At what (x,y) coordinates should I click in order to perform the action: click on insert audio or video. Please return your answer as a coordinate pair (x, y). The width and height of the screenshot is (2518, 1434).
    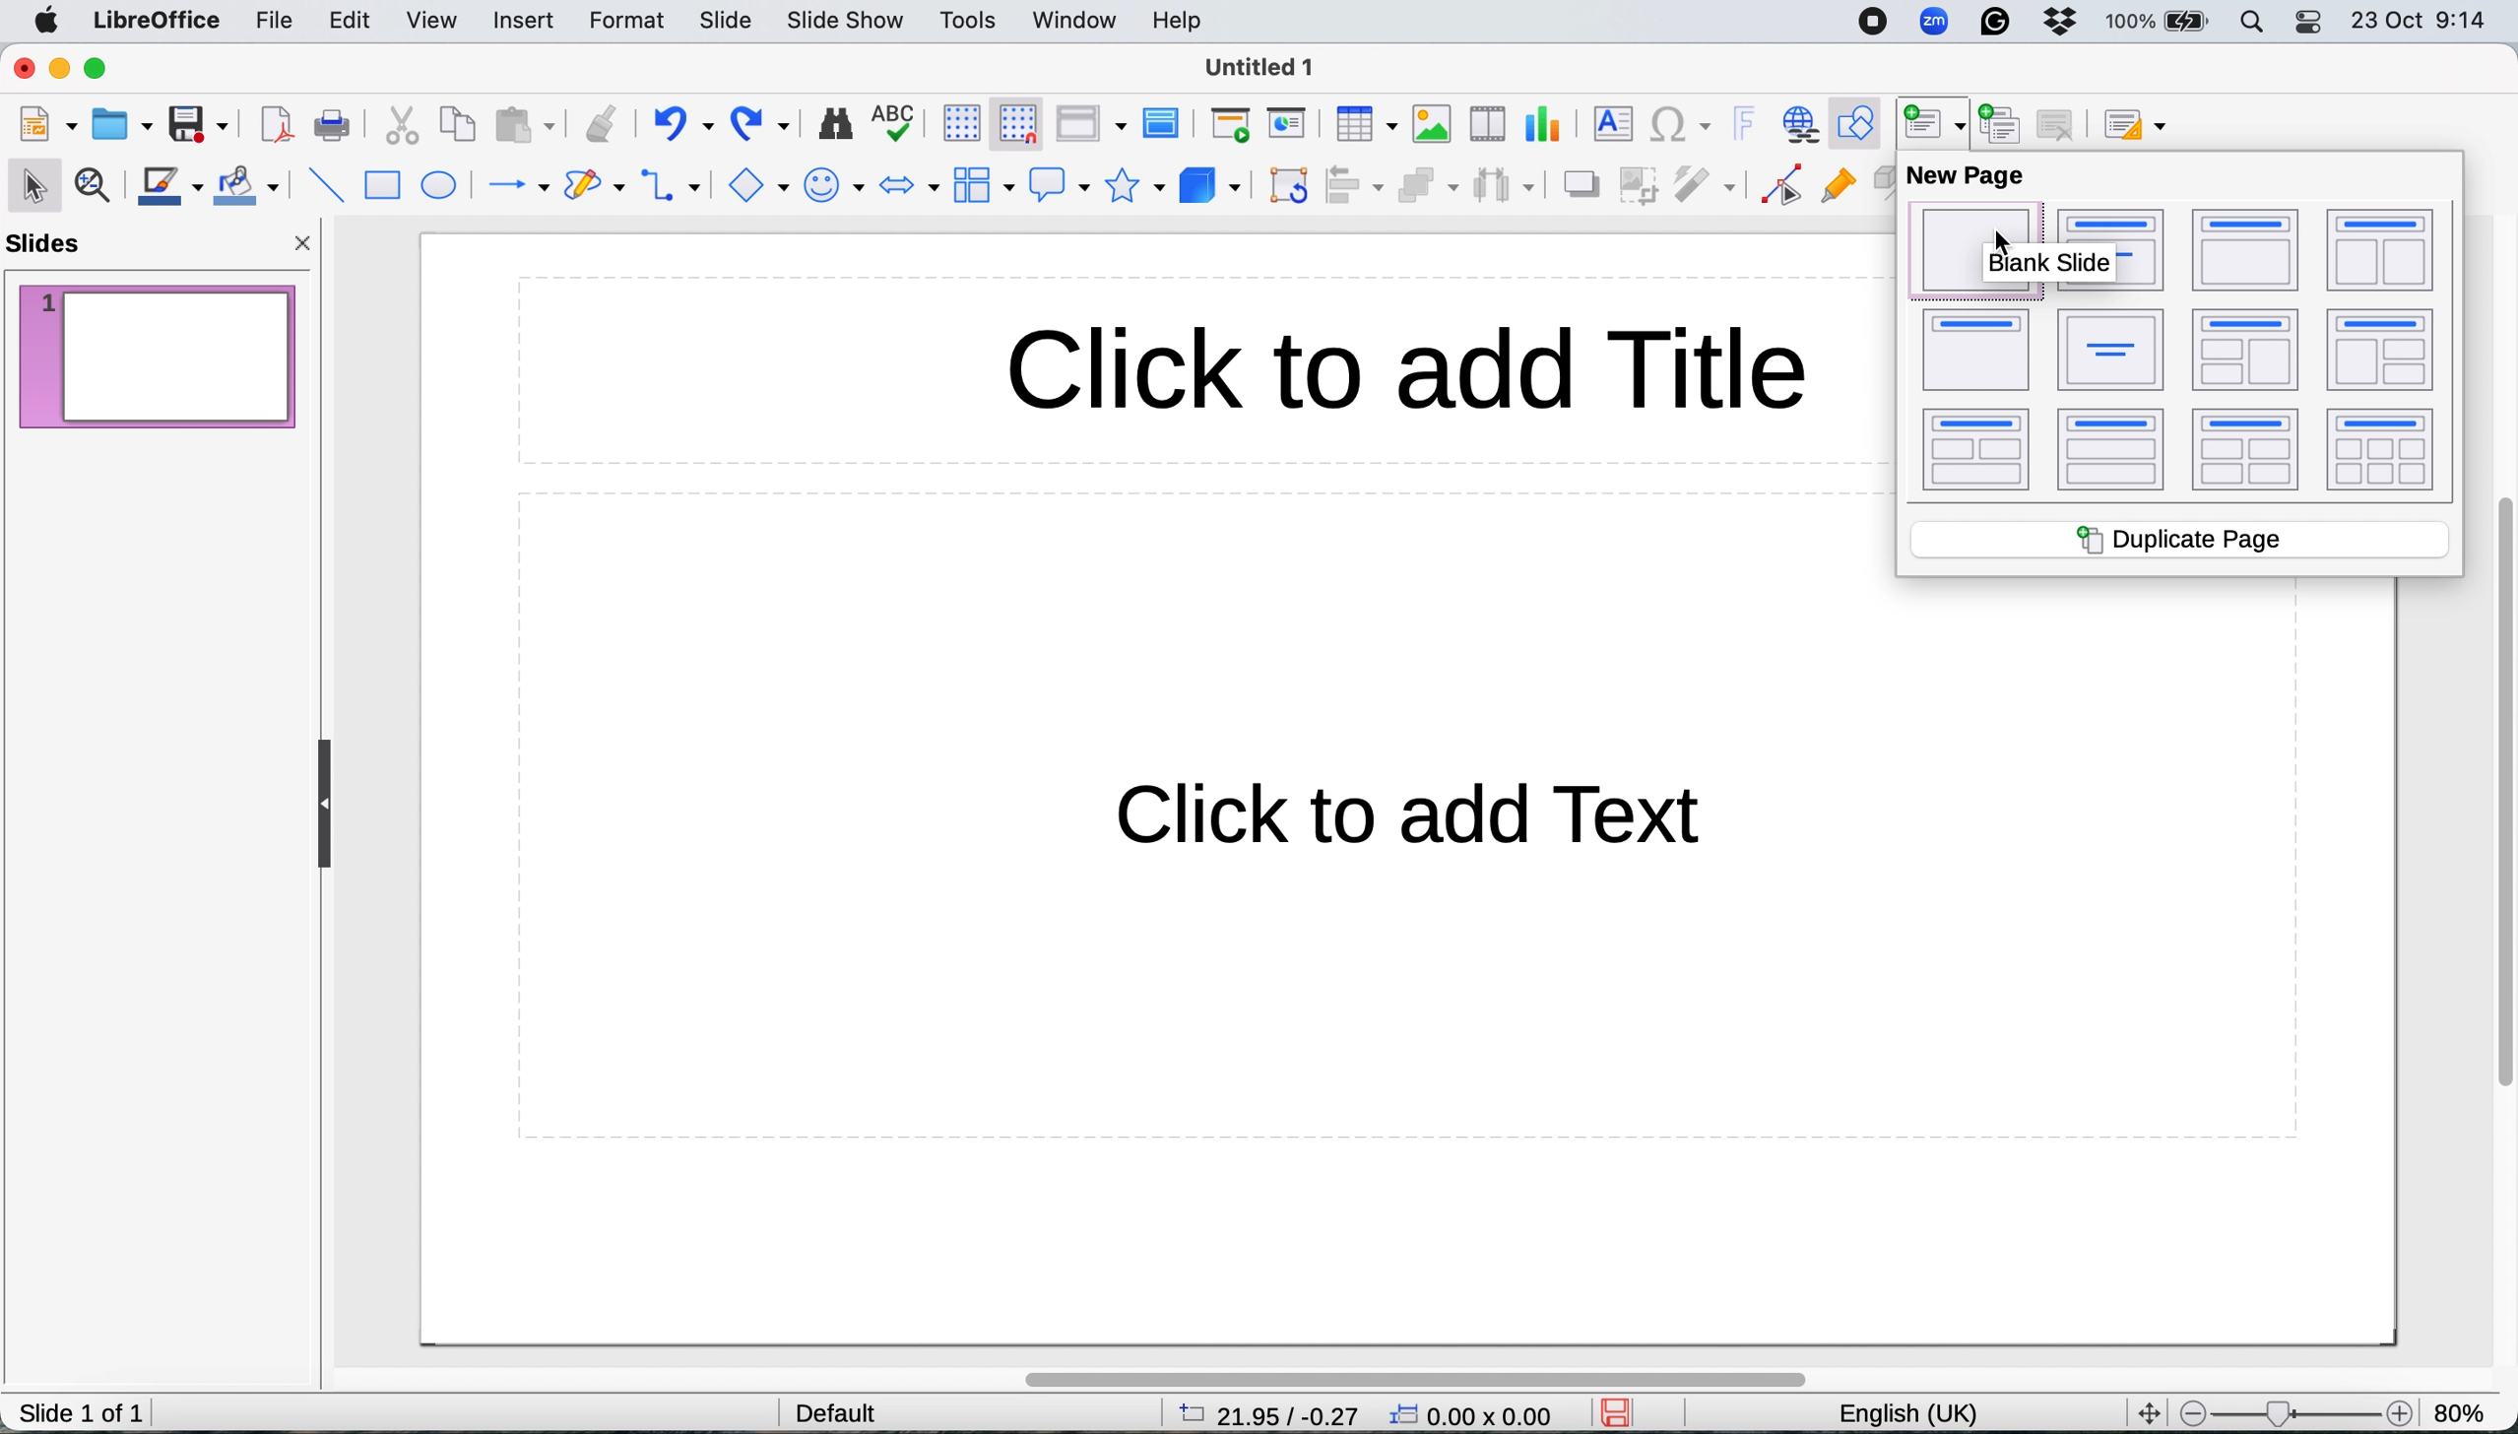
    Looking at the image, I should click on (1483, 124).